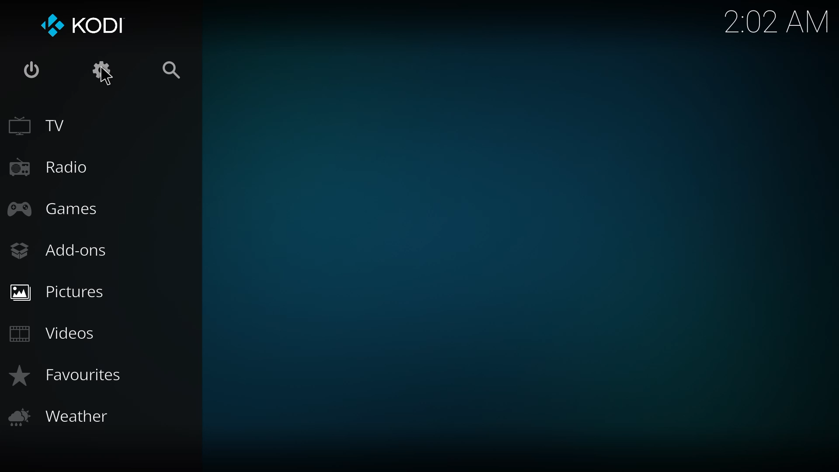  Describe the element at coordinates (69, 374) in the screenshot. I see `favorites` at that location.